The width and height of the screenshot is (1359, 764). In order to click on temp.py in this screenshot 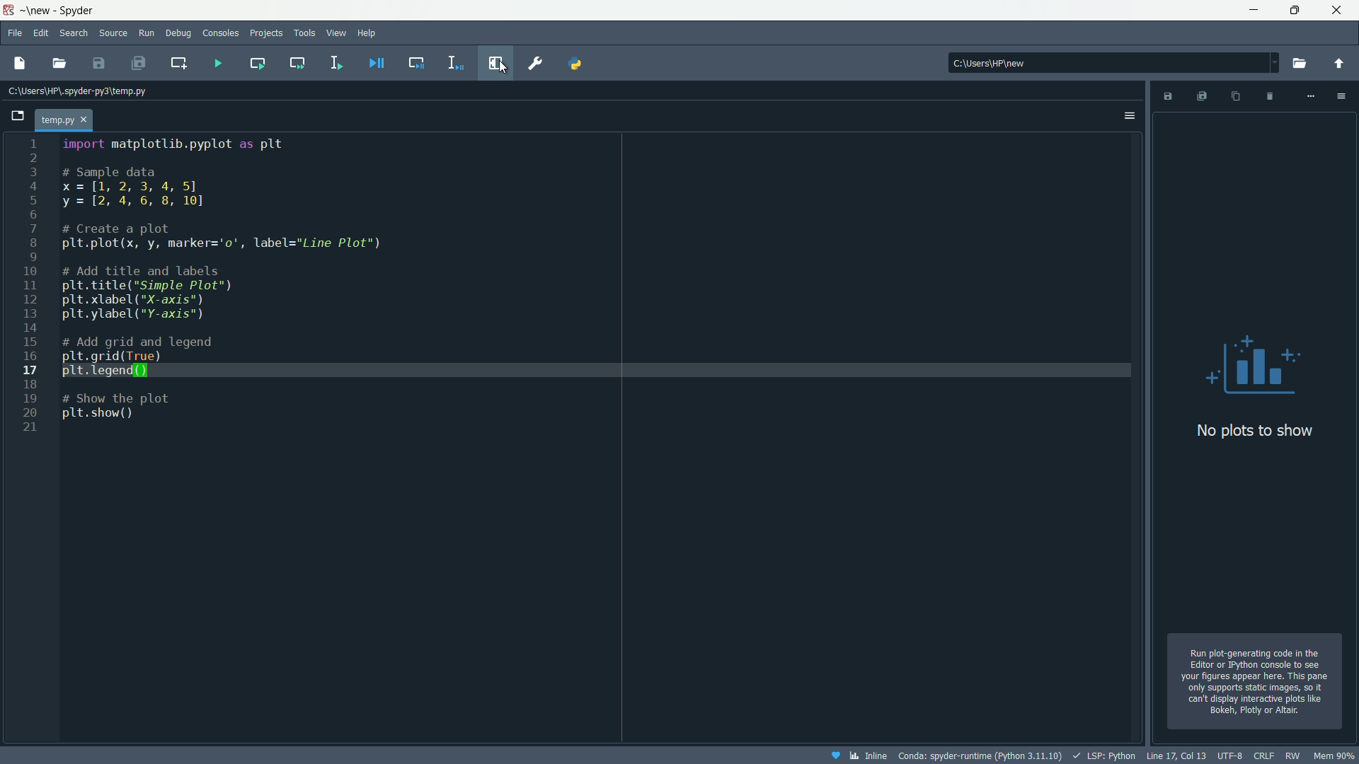, I will do `click(56, 120)`.